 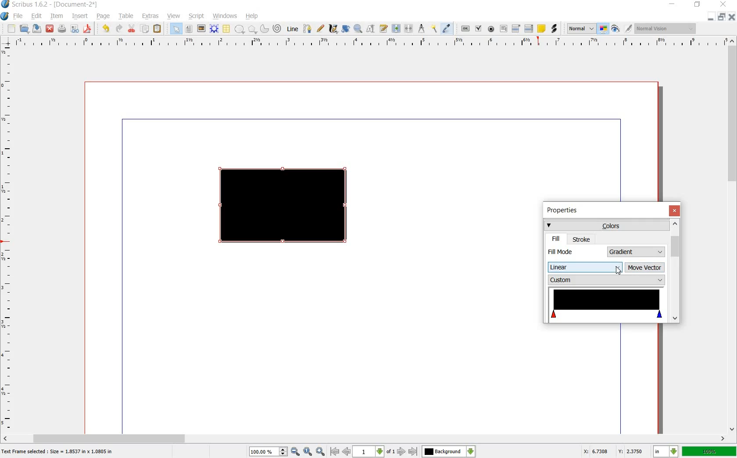 What do you see at coordinates (465, 28) in the screenshot?
I see `pdf push button` at bounding box center [465, 28].